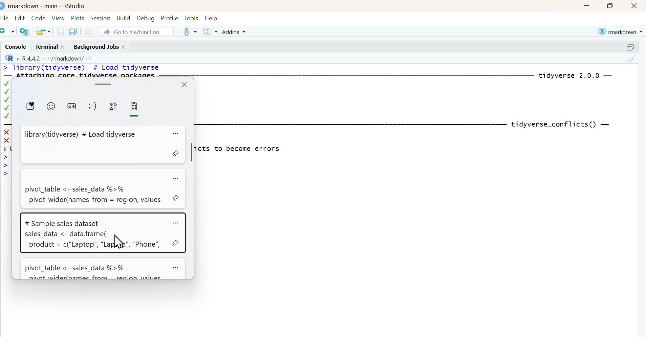 The image size is (646, 337). What do you see at coordinates (31, 58) in the screenshot?
I see `R 4.4.2` at bounding box center [31, 58].